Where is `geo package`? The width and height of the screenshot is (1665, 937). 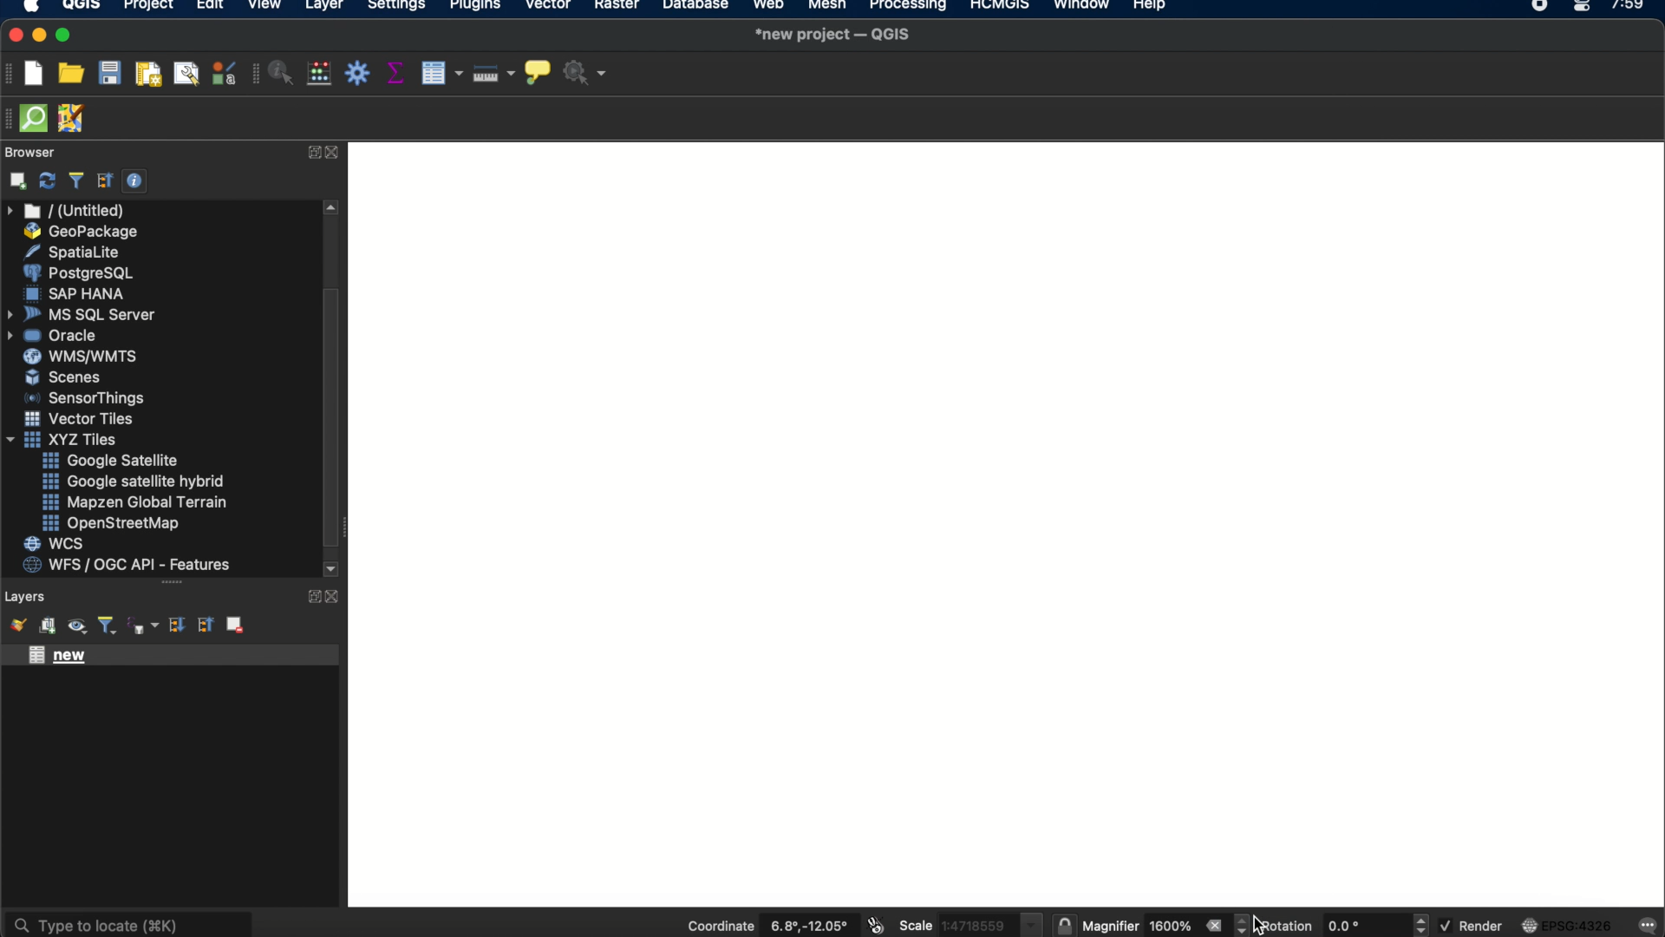
geo package is located at coordinates (79, 232).